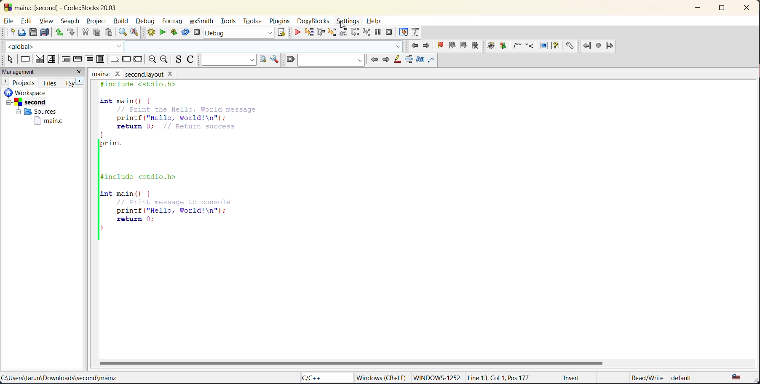 The image size is (760, 384). I want to click on toggle source, so click(179, 60).